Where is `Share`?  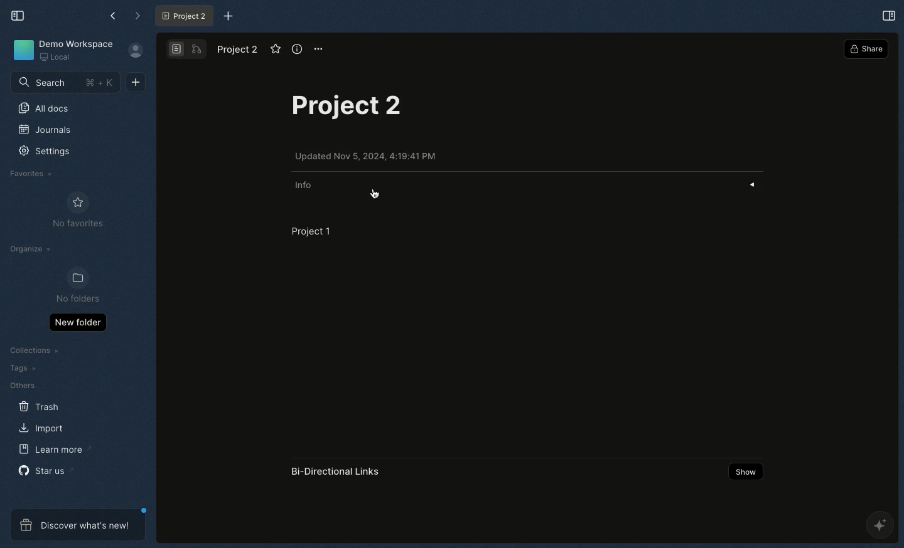
Share is located at coordinates (866, 48).